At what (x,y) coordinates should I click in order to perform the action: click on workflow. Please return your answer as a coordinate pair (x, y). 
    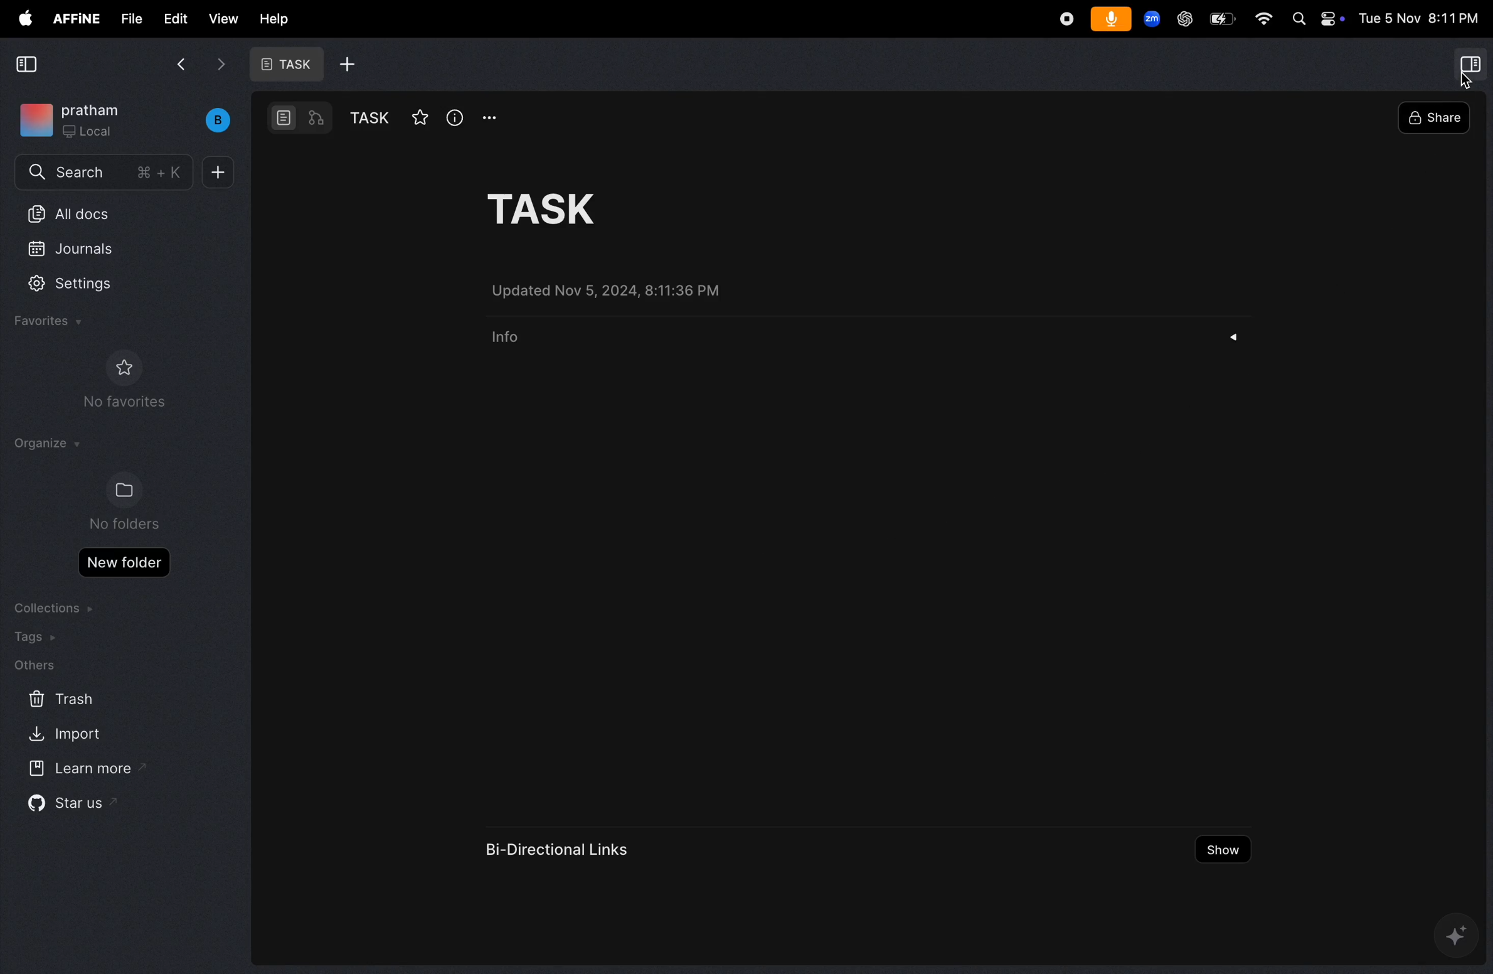
    Looking at the image, I should click on (317, 119).